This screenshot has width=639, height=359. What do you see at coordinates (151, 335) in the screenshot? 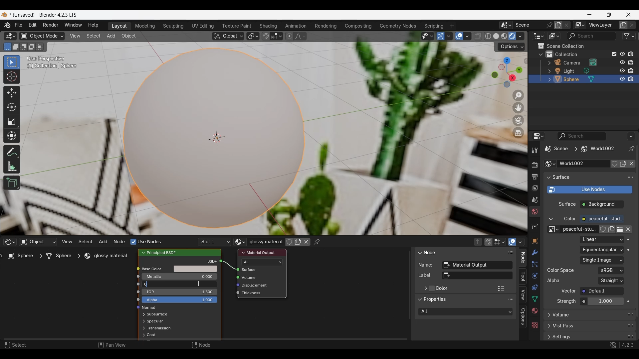
I see `Coat options` at bounding box center [151, 335].